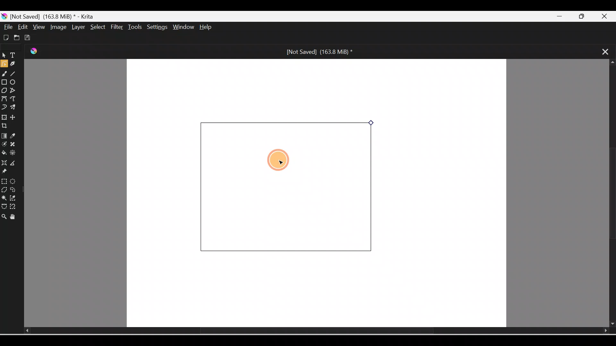  Describe the element at coordinates (4, 136) in the screenshot. I see `Draw a gradient` at that location.